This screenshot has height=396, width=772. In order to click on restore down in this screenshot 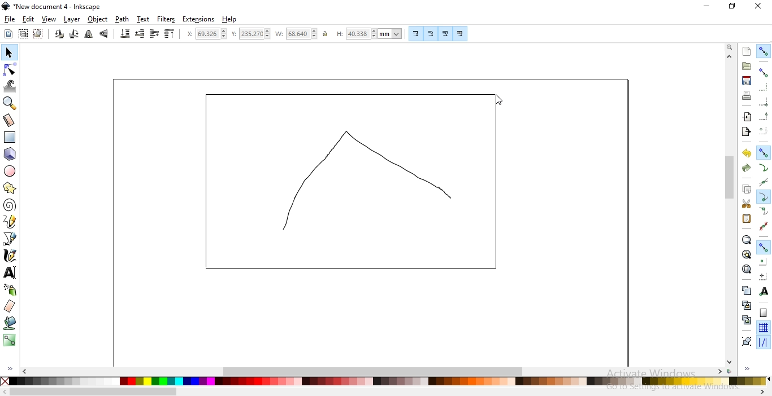, I will do `click(732, 6)`.